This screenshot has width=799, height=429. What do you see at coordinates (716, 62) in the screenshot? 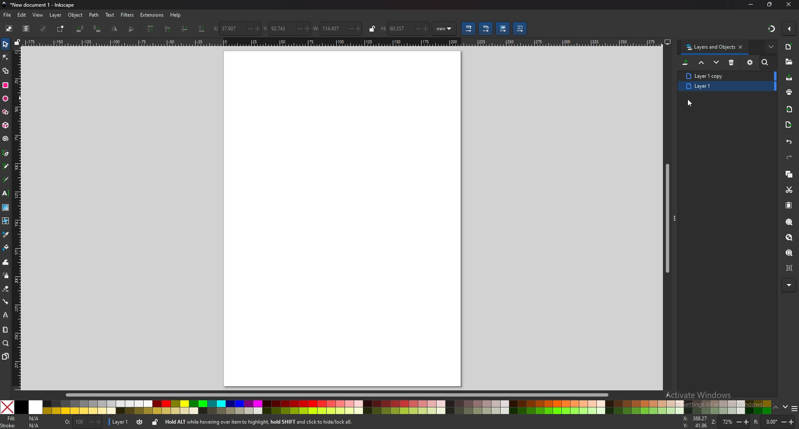
I see `move down` at bounding box center [716, 62].